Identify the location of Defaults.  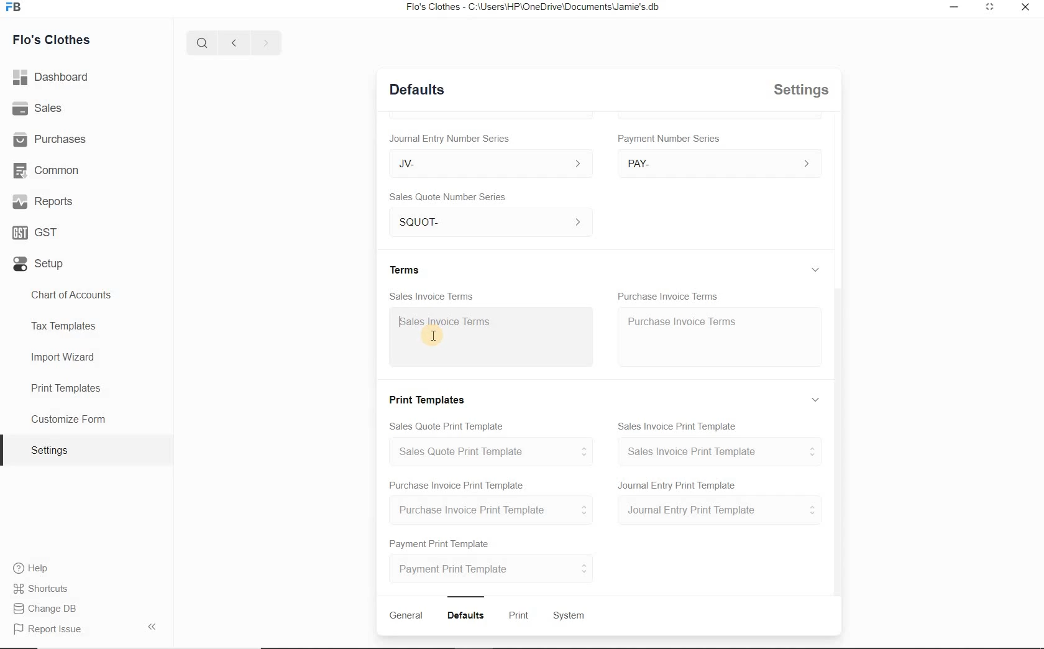
(417, 88).